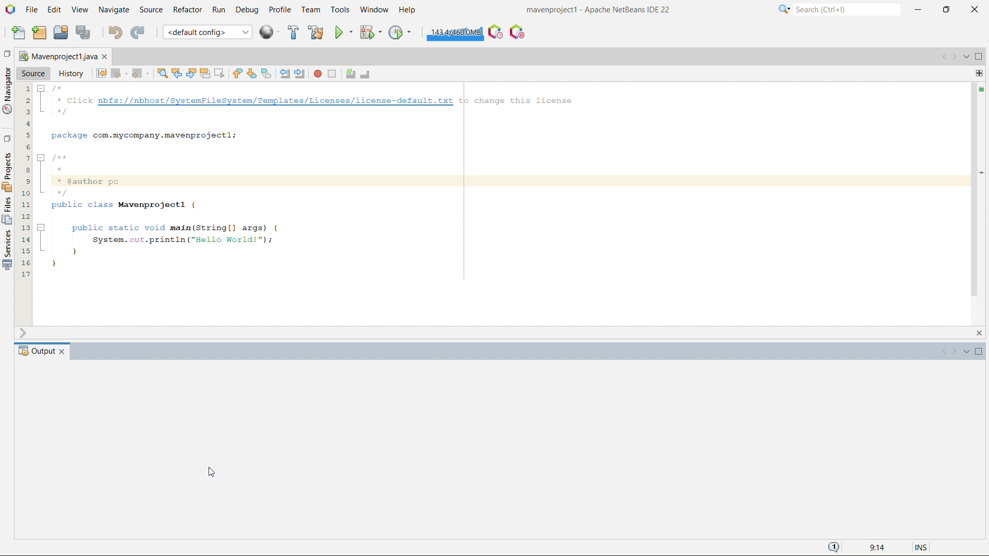 Image resolution: width=989 pixels, height=556 pixels. I want to click on , so click(269, 32).